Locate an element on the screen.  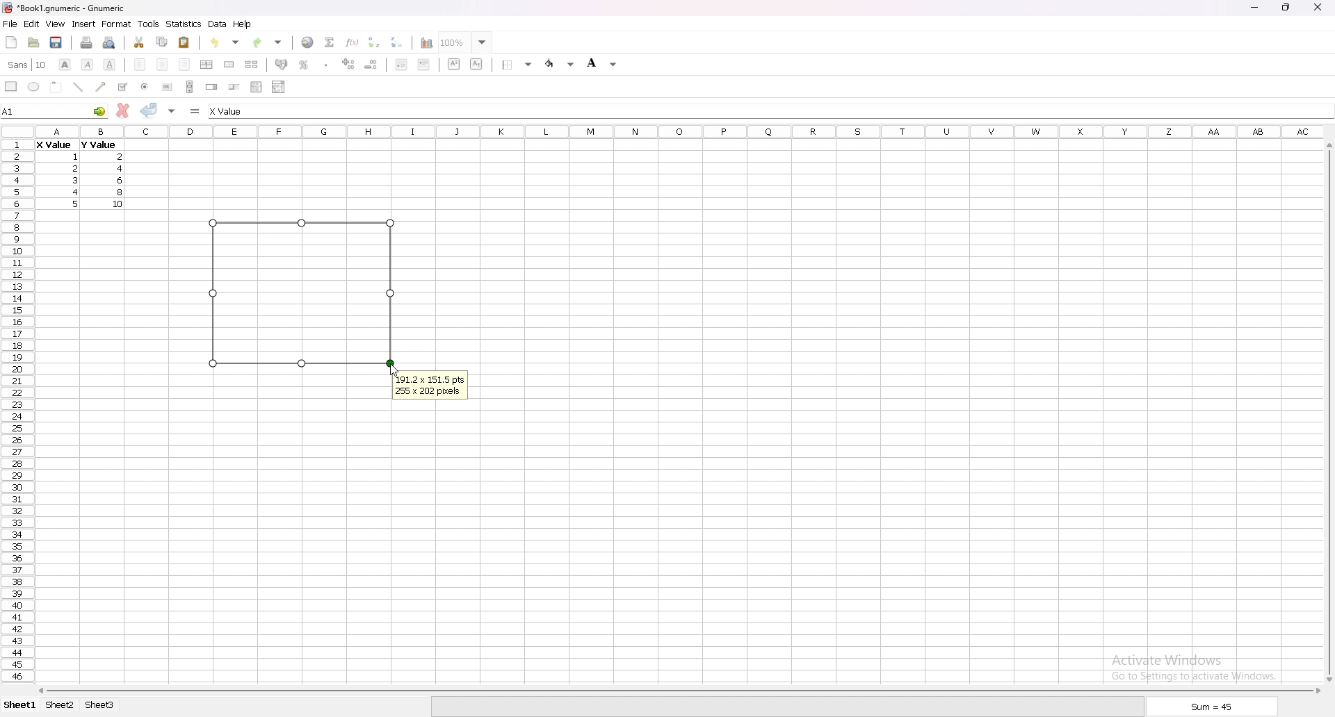
columns is located at coordinates (680, 130).